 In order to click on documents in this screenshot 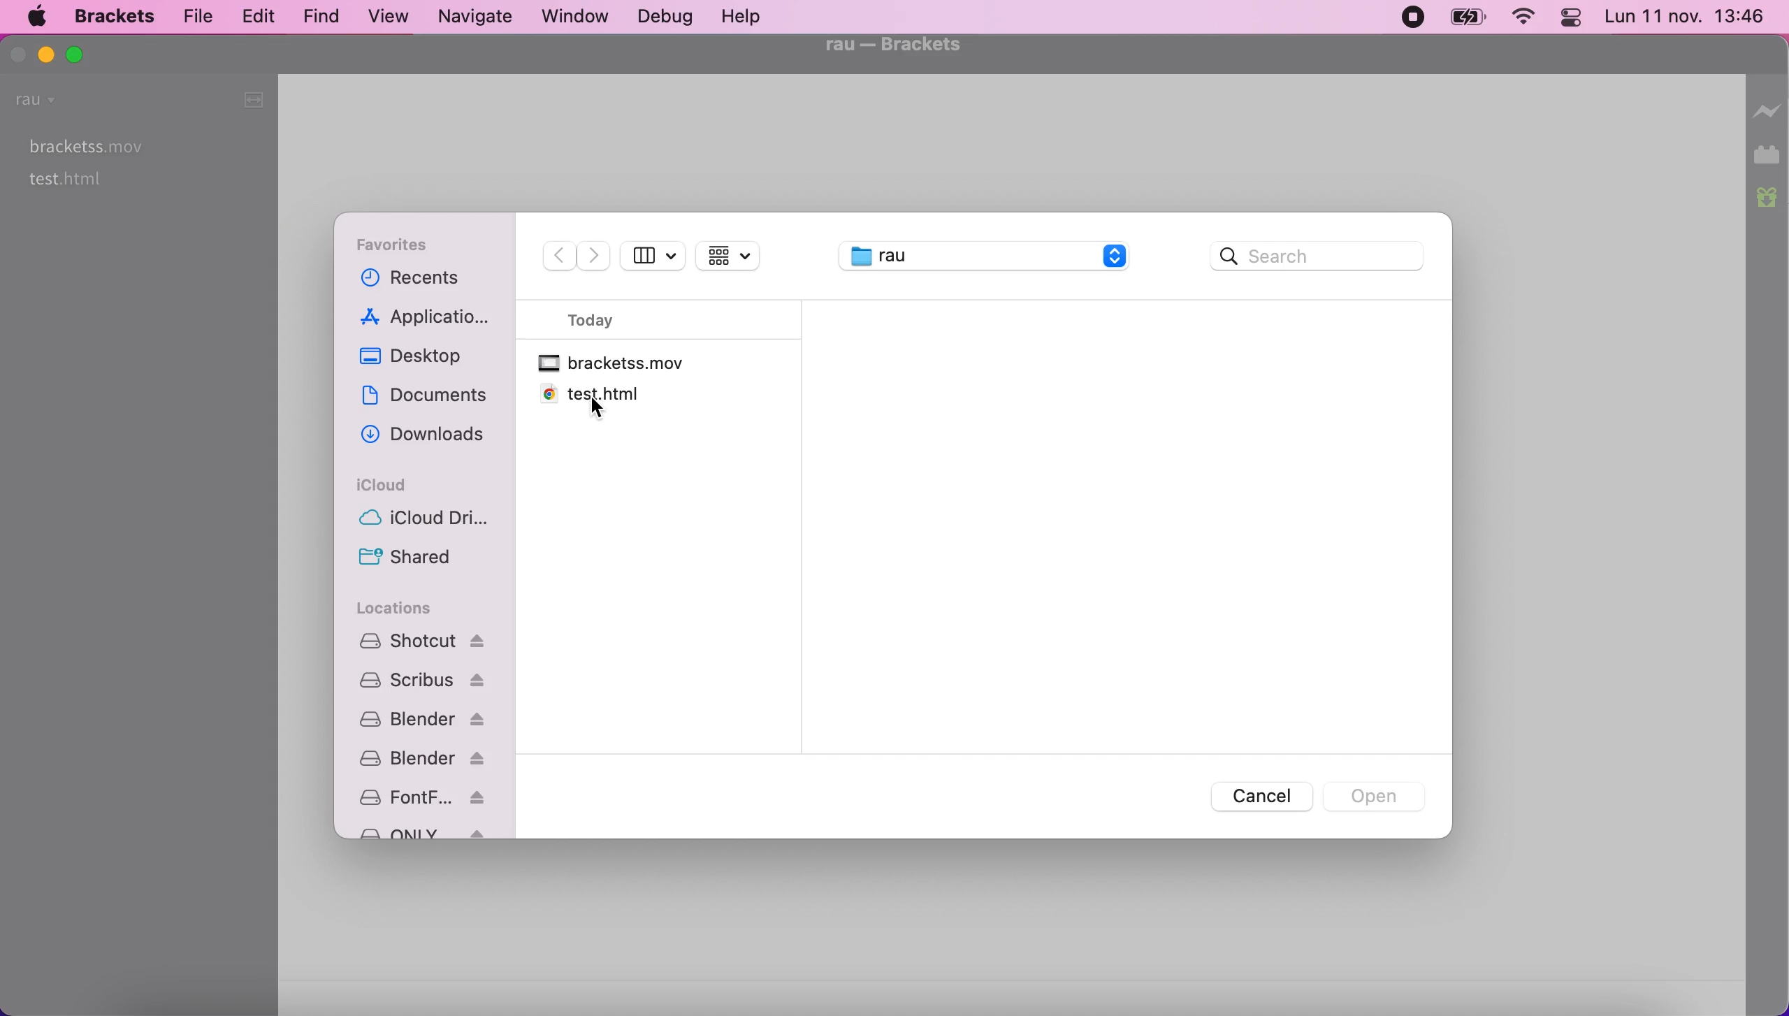, I will do `click(427, 397)`.